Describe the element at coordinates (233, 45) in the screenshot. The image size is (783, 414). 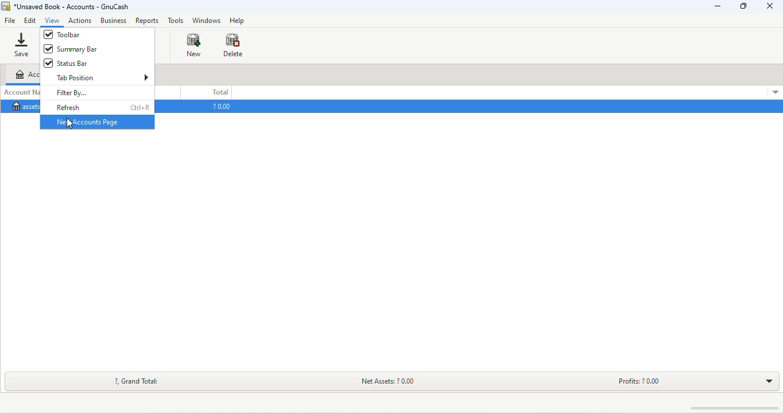
I see `delete` at that location.